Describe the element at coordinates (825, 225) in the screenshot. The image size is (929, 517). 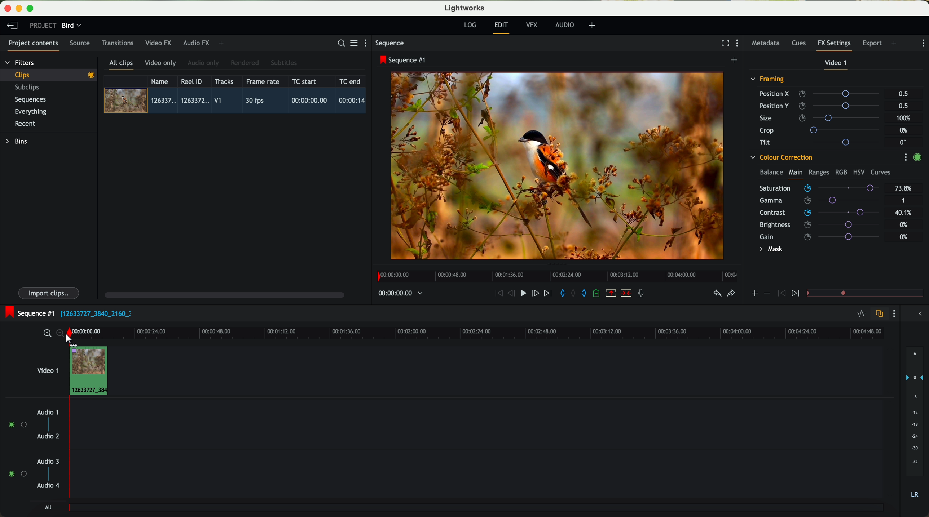
I see `brightness` at that location.